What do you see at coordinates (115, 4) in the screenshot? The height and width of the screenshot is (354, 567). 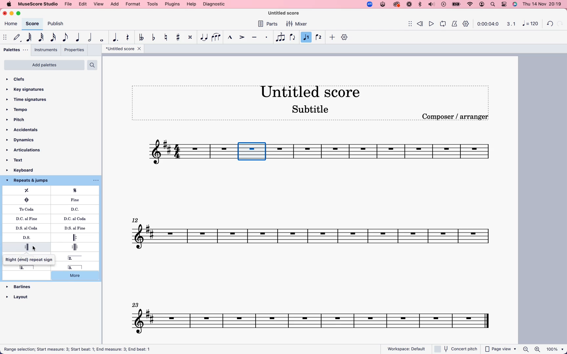 I see `add` at bounding box center [115, 4].